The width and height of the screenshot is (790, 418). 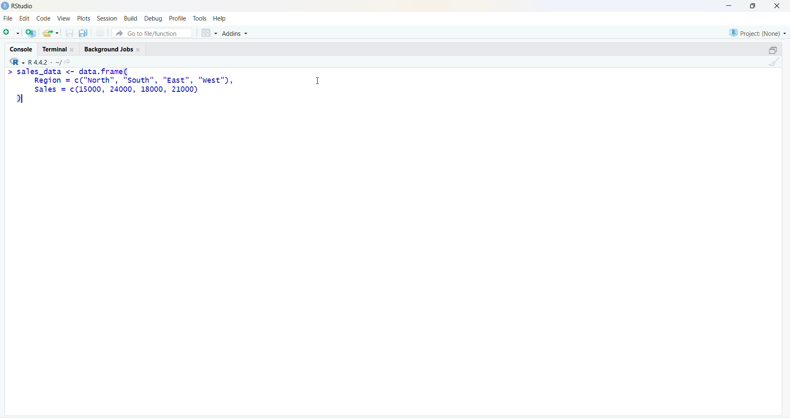 I want to click on close, so click(x=780, y=6).